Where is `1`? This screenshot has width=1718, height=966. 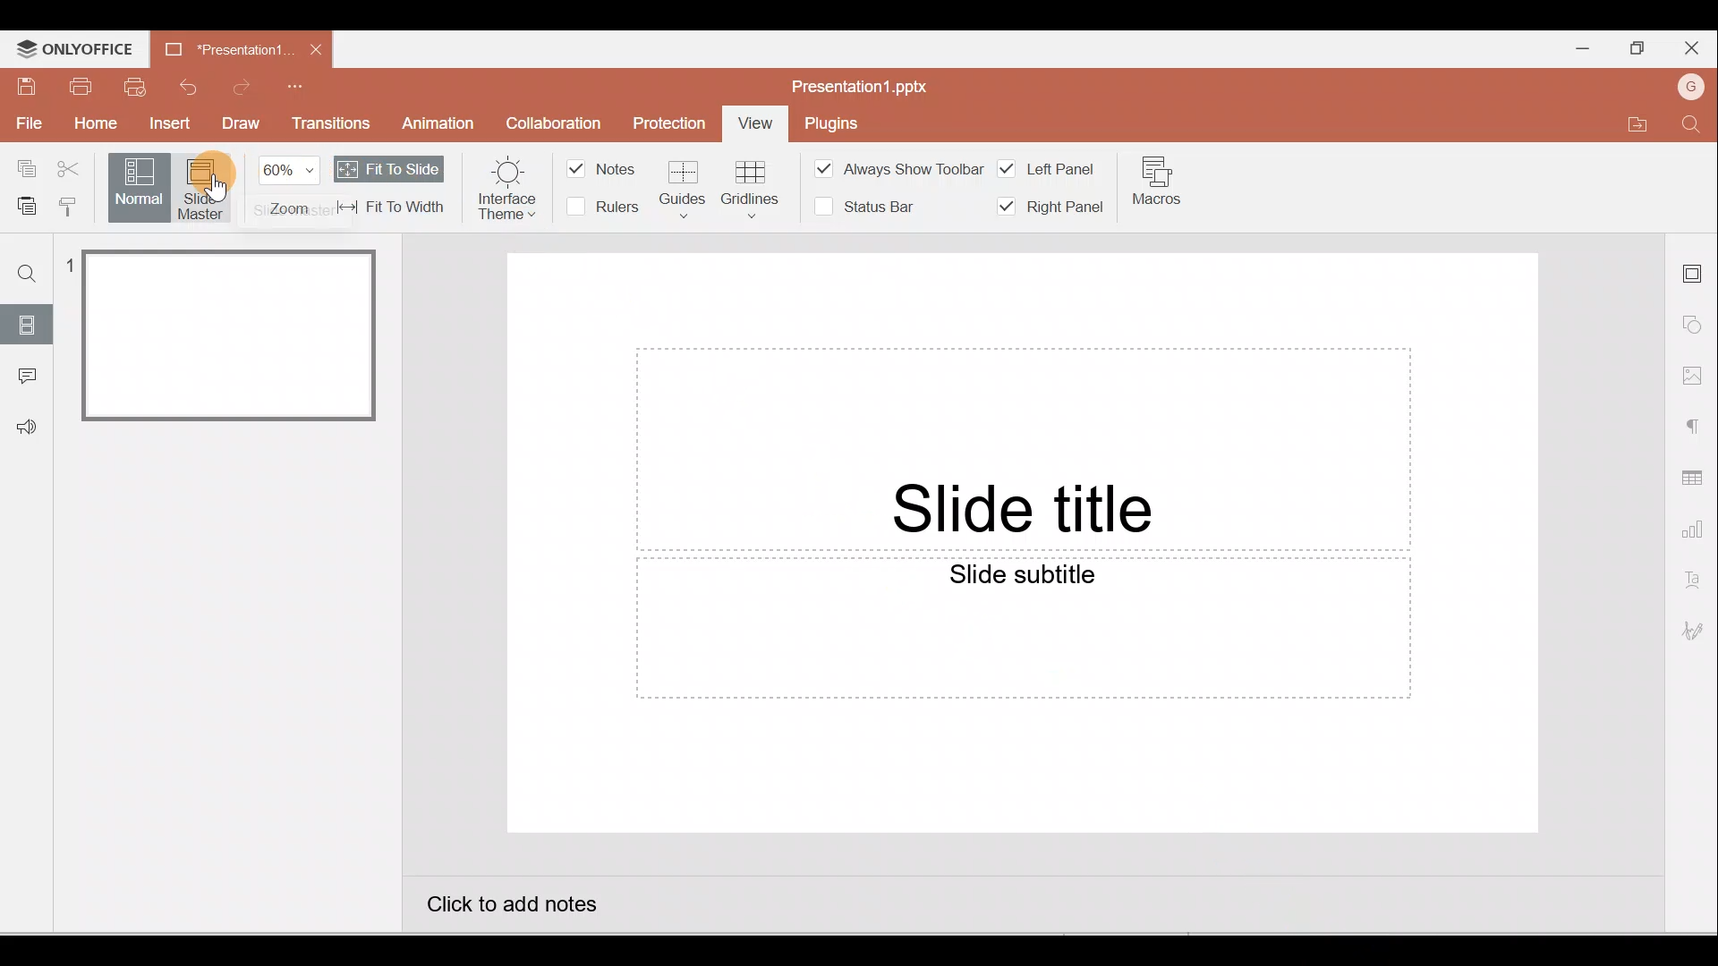
1 is located at coordinates (71, 267).